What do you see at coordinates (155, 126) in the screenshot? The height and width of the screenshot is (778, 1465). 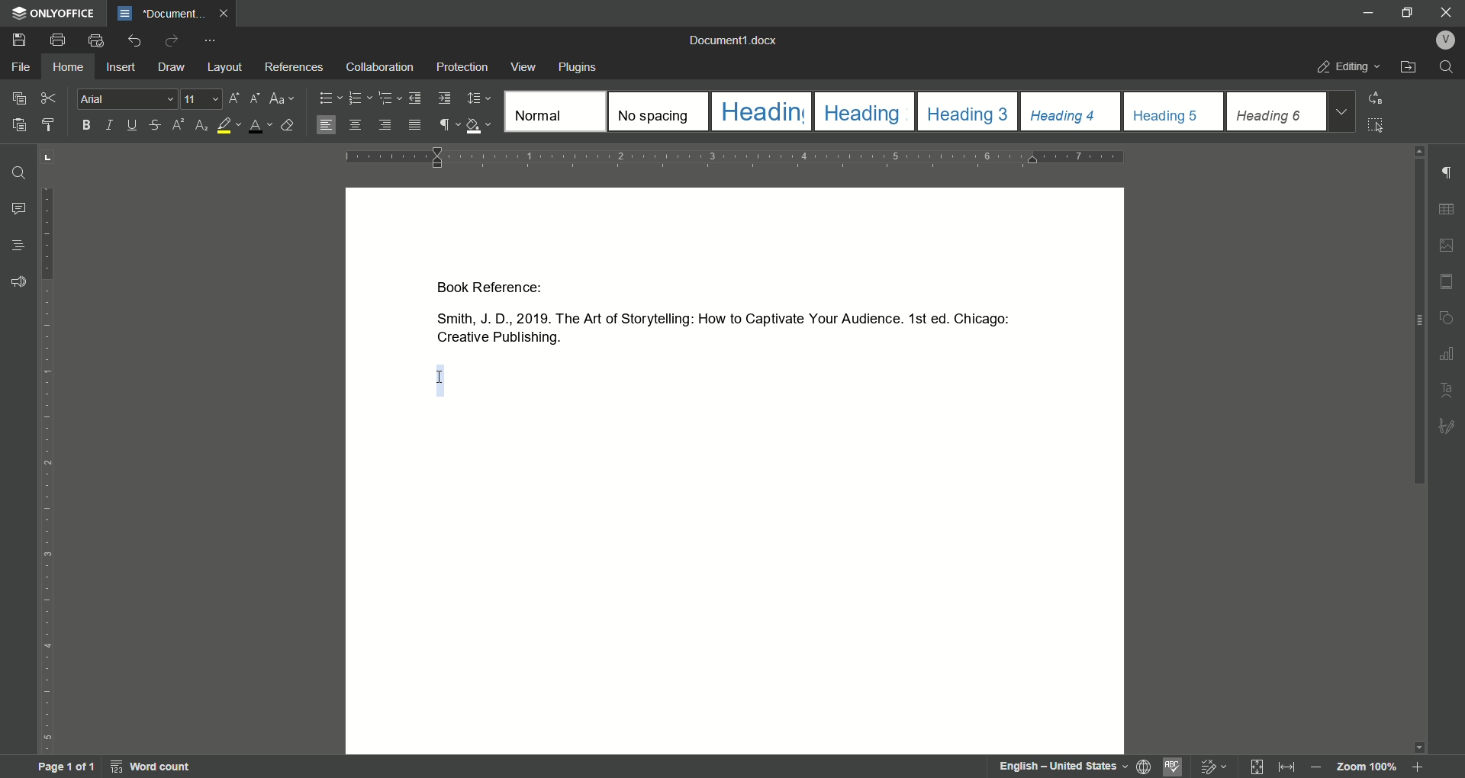 I see `strikethrough` at bounding box center [155, 126].